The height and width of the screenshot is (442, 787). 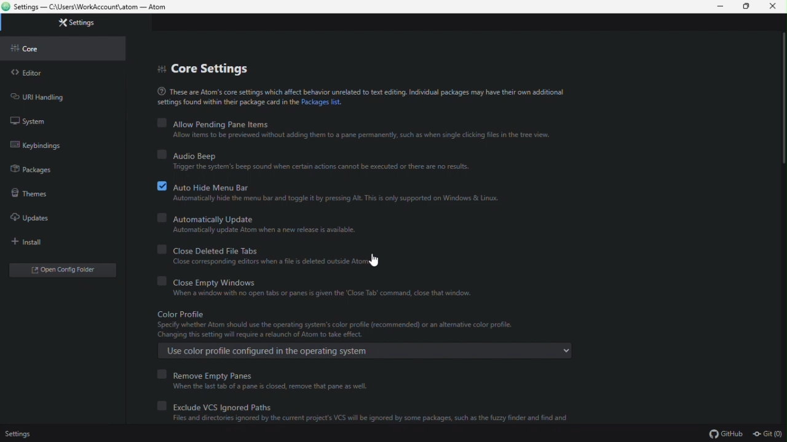 I want to click on Close Empty Windows, so click(x=205, y=281).